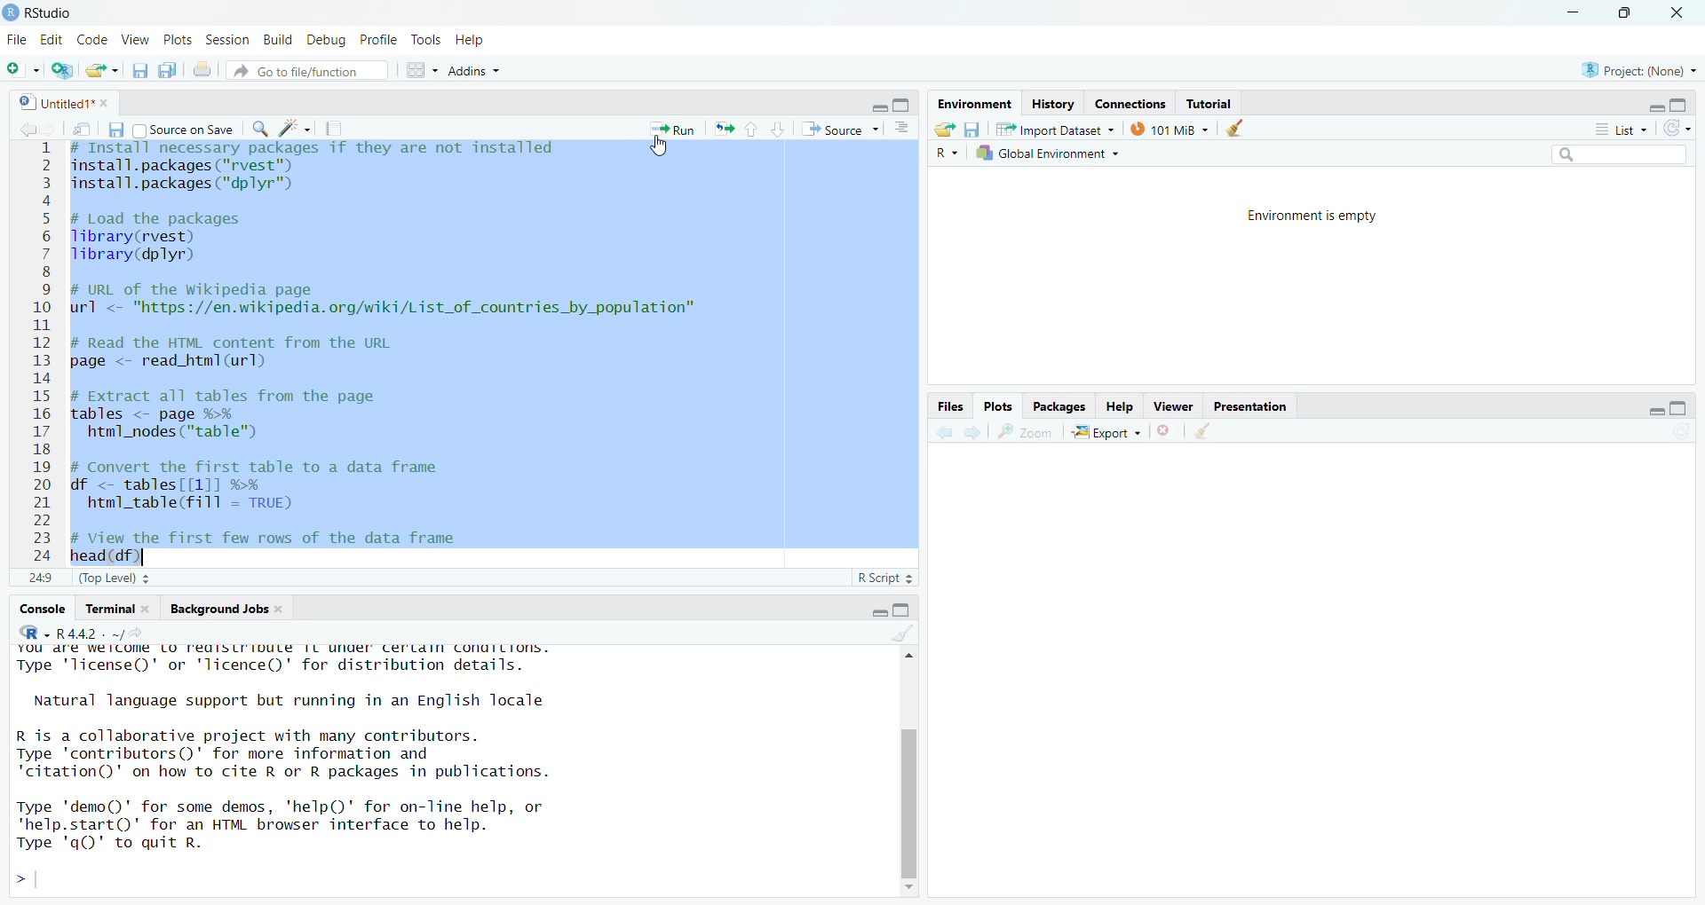 This screenshot has height=905, width=1705. What do you see at coordinates (1059, 406) in the screenshot?
I see `Packages` at bounding box center [1059, 406].